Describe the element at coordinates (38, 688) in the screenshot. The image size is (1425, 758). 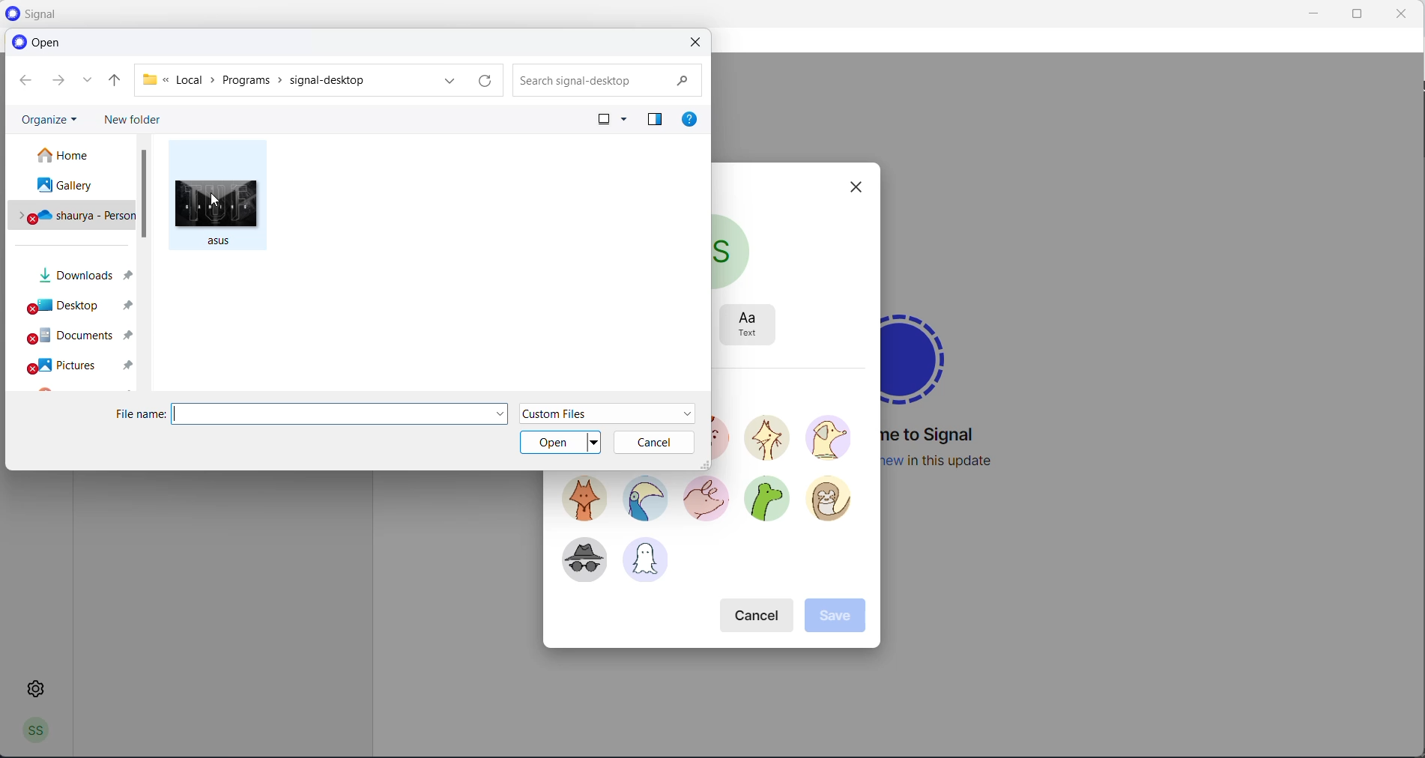
I see `settings` at that location.